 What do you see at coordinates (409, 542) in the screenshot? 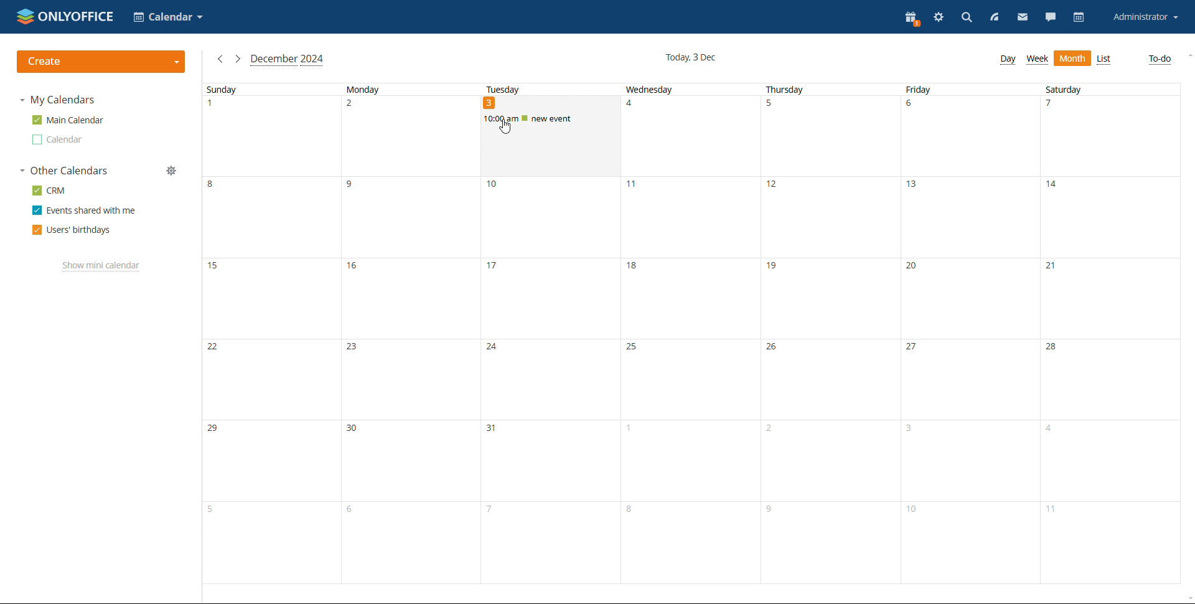
I see `6` at bounding box center [409, 542].